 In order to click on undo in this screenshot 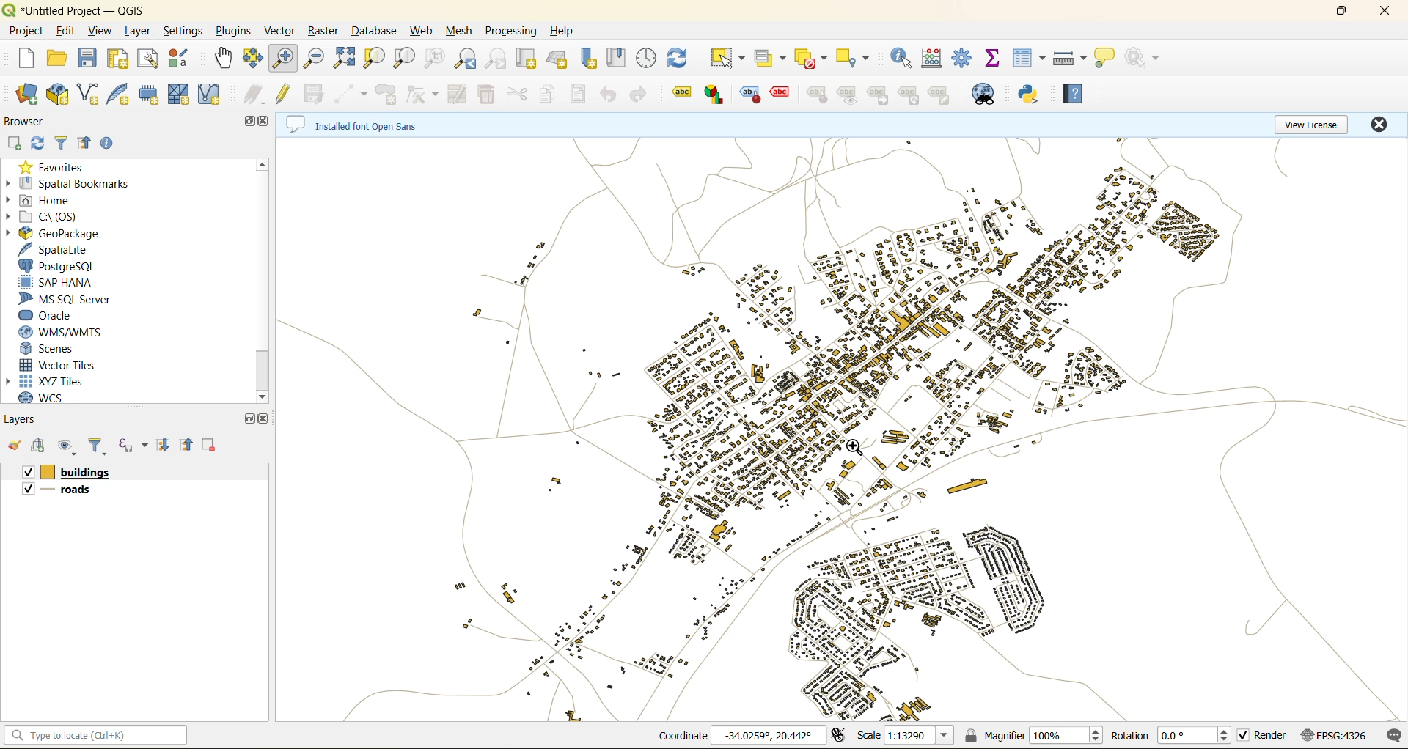, I will do `click(606, 95)`.